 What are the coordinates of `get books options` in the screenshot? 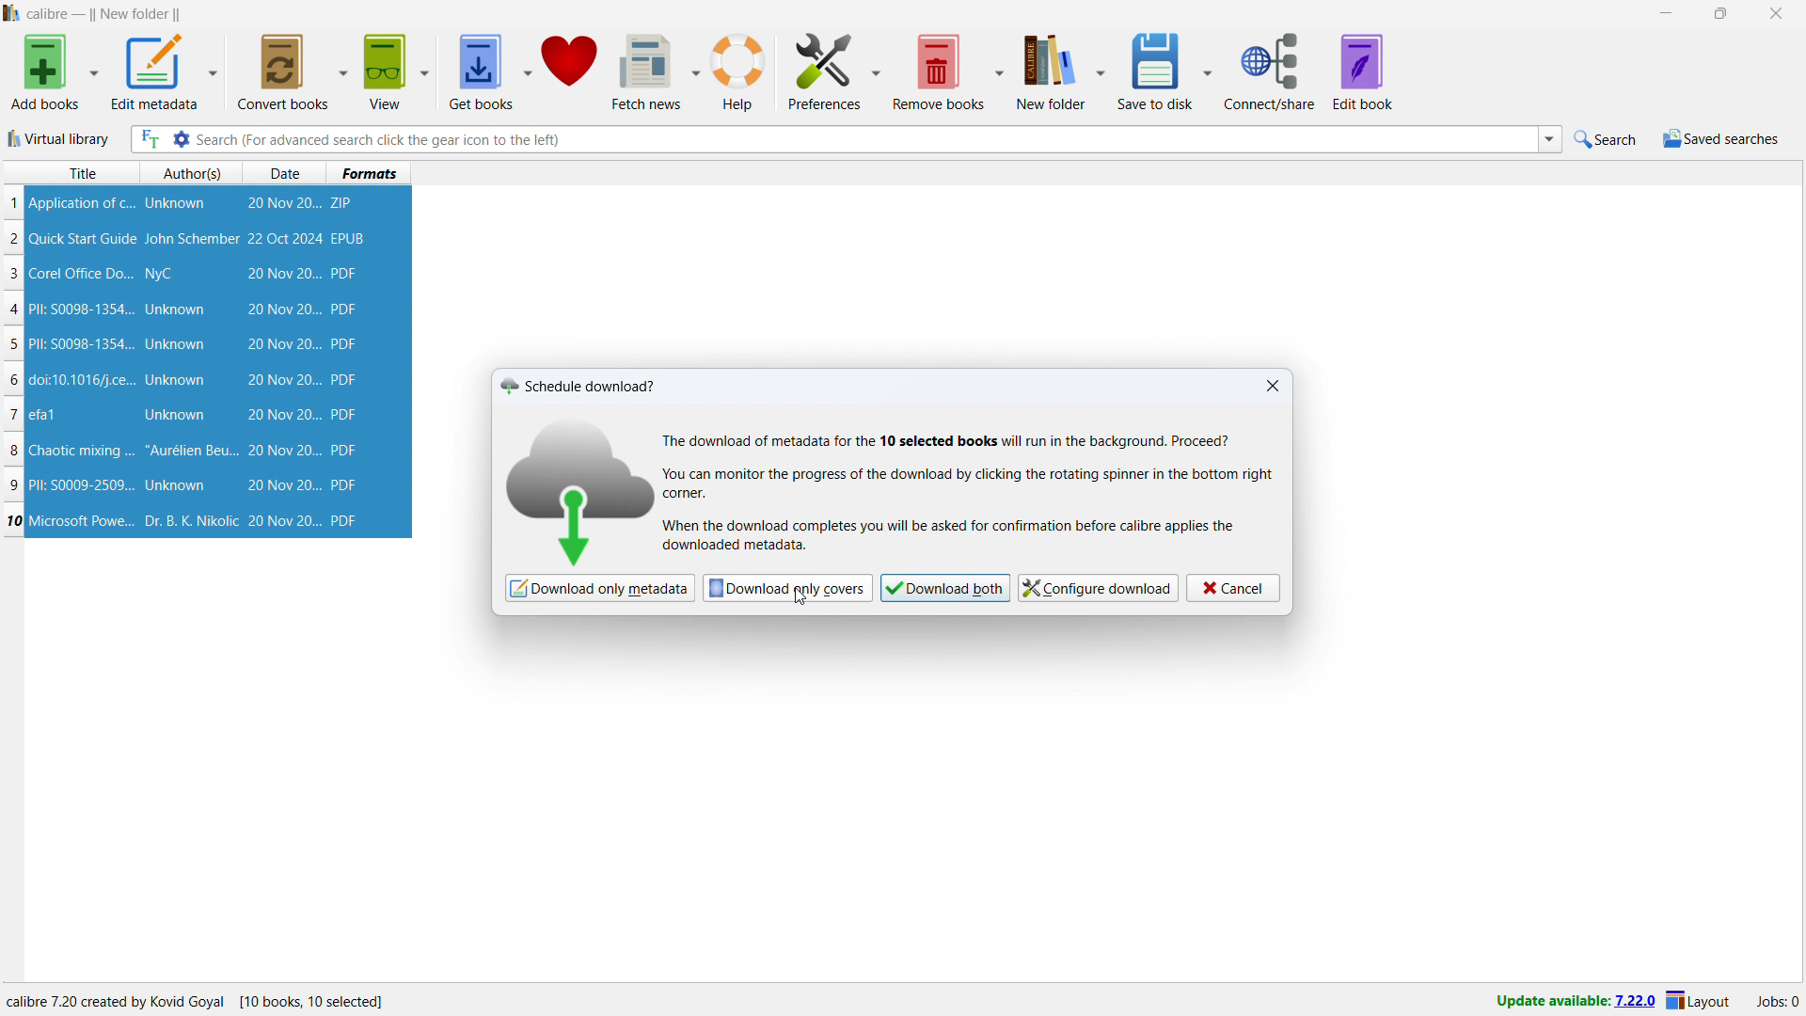 It's located at (528, 71).